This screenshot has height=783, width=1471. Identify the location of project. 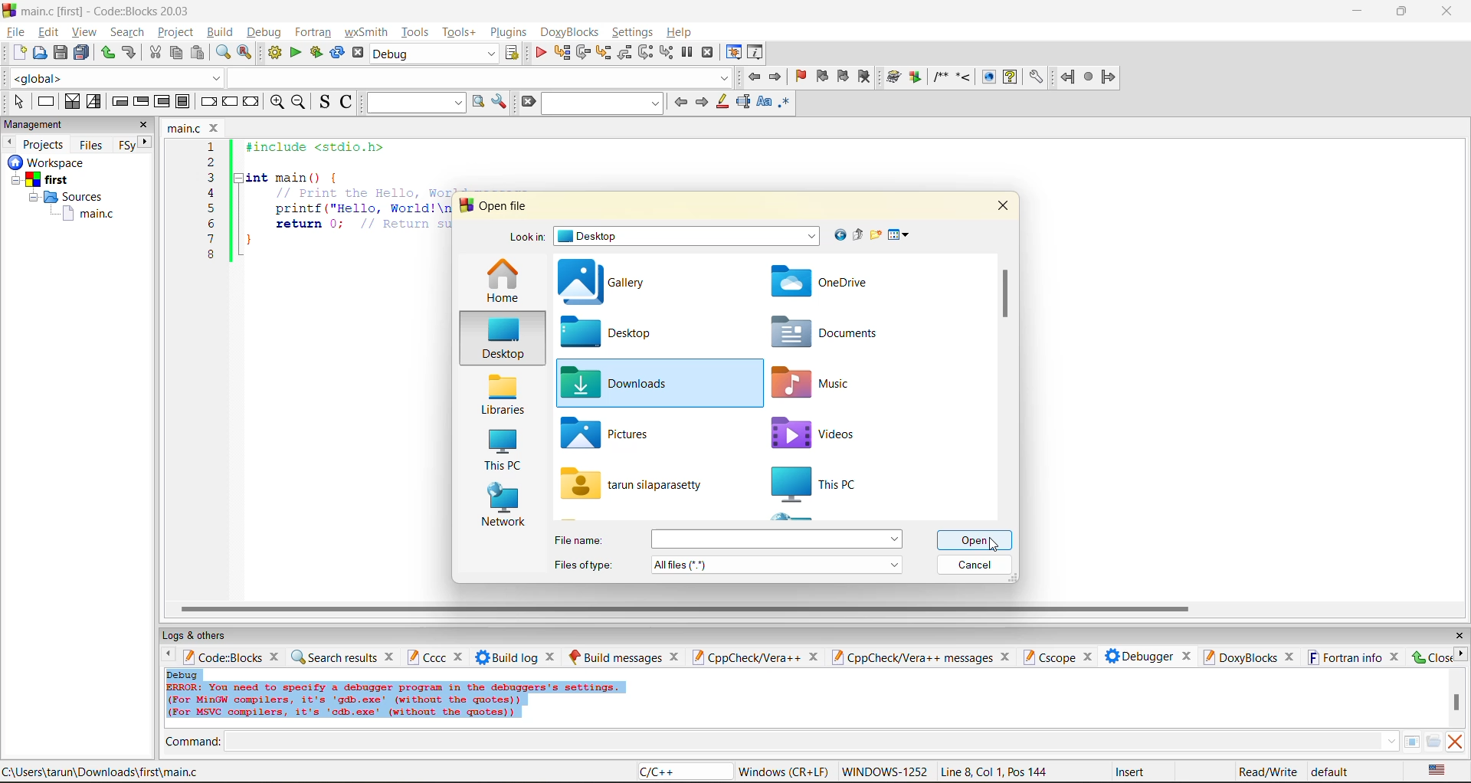
(175, 31).